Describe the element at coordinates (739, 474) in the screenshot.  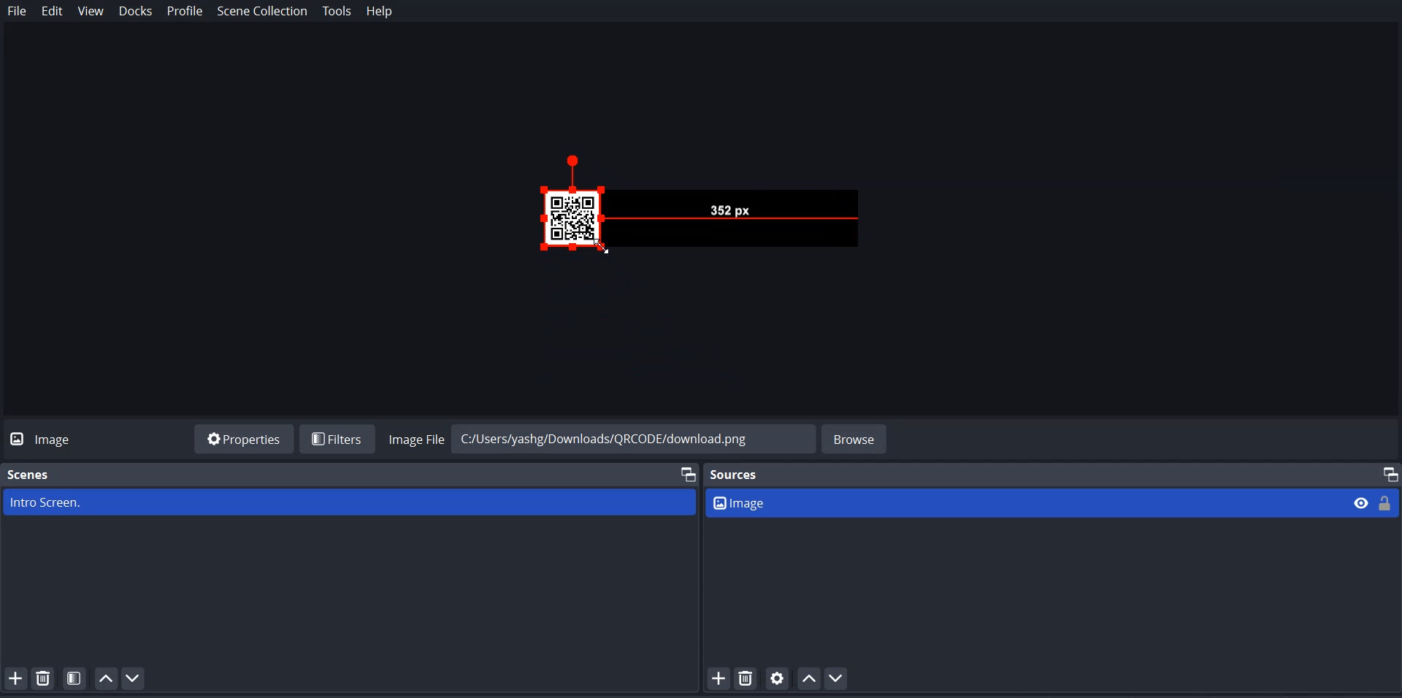
I see `Sources` at that location.